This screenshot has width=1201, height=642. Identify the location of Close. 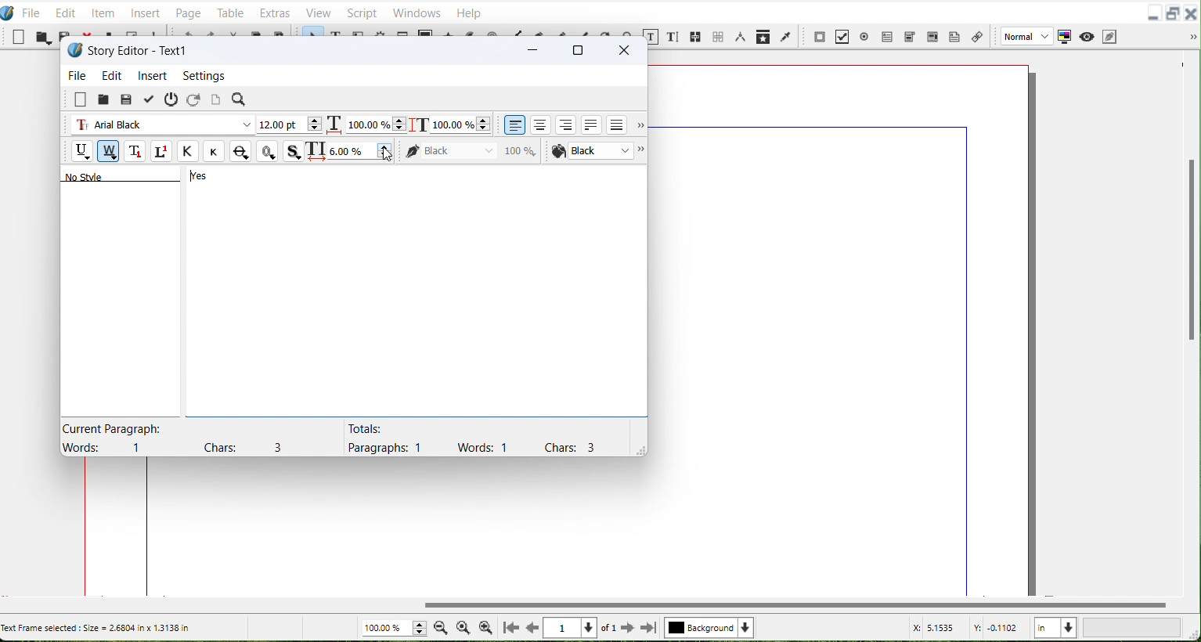
(627, 49).